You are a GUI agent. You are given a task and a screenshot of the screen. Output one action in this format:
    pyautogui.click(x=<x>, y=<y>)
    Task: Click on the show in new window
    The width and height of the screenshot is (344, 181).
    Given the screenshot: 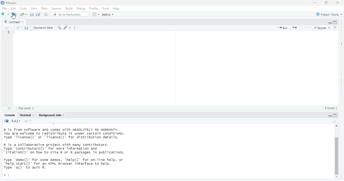 What is the action you would take?
    pyautogui.click(x=18, y=28)
    